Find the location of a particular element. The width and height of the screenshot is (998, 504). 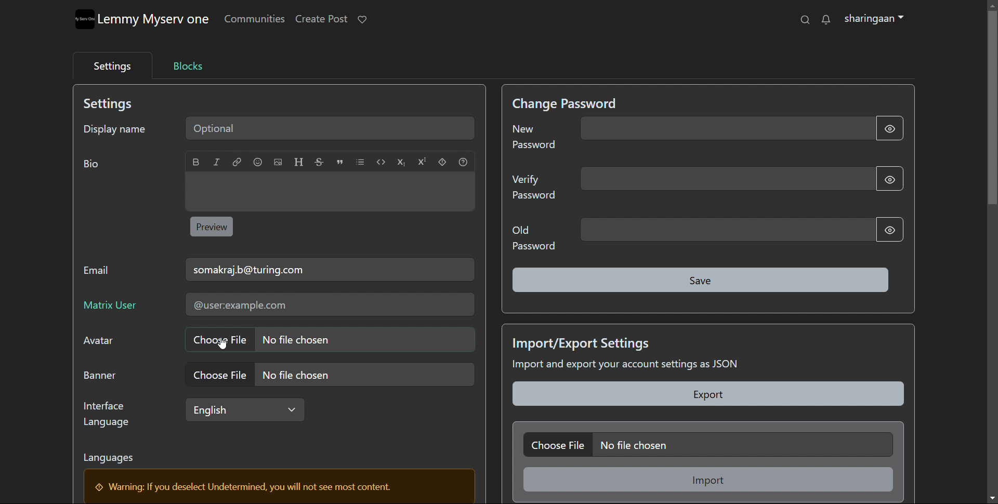

email is located at coordinates (330, 269).